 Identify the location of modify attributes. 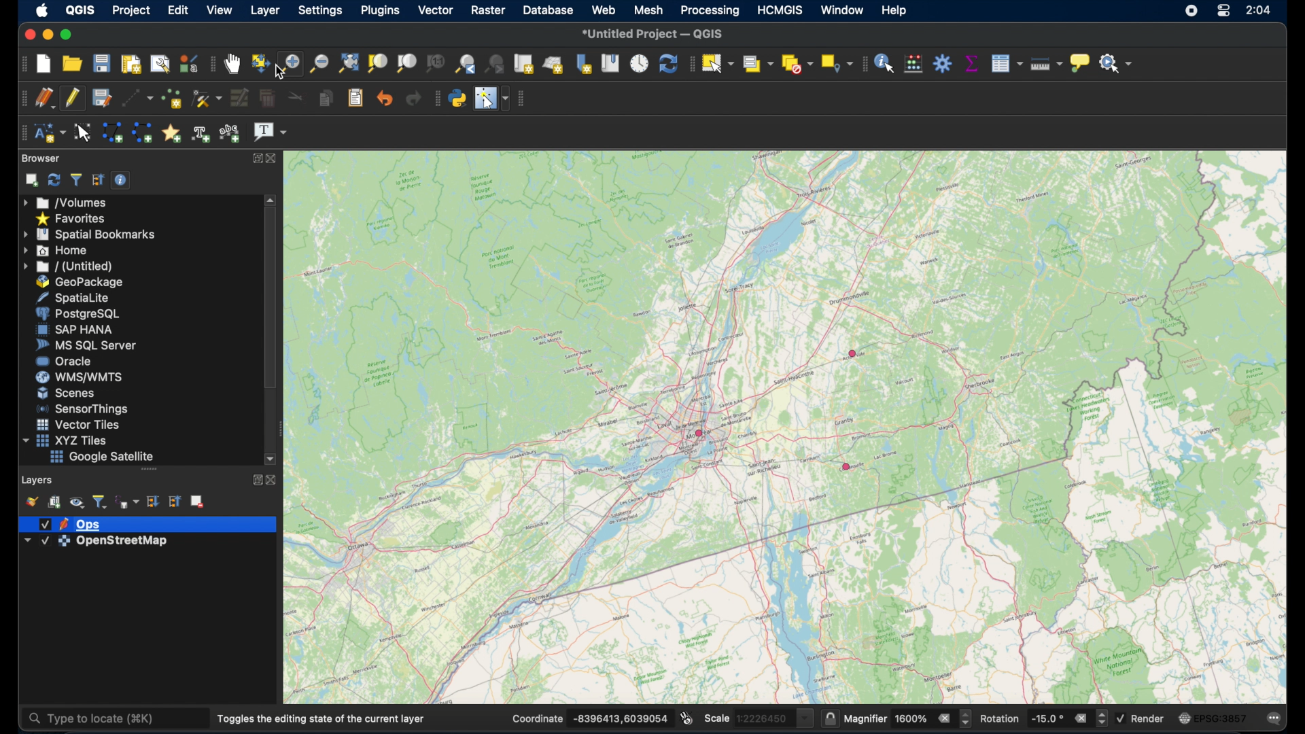
(240, 99).